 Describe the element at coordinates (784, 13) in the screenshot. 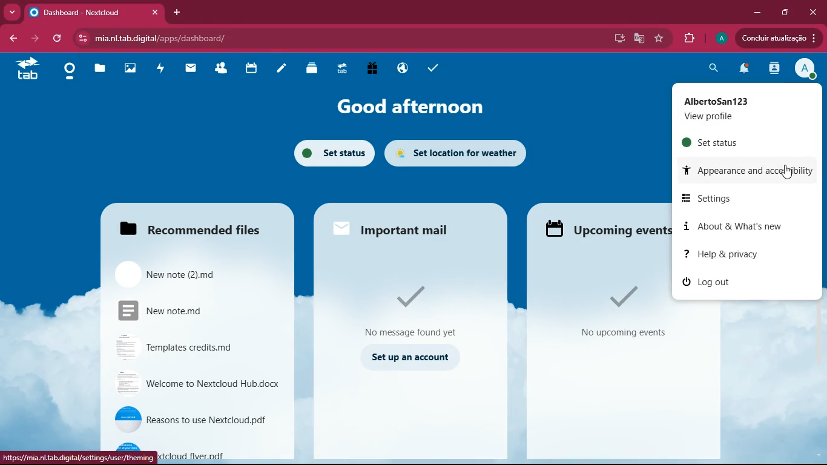

I see `maximize` at that location.